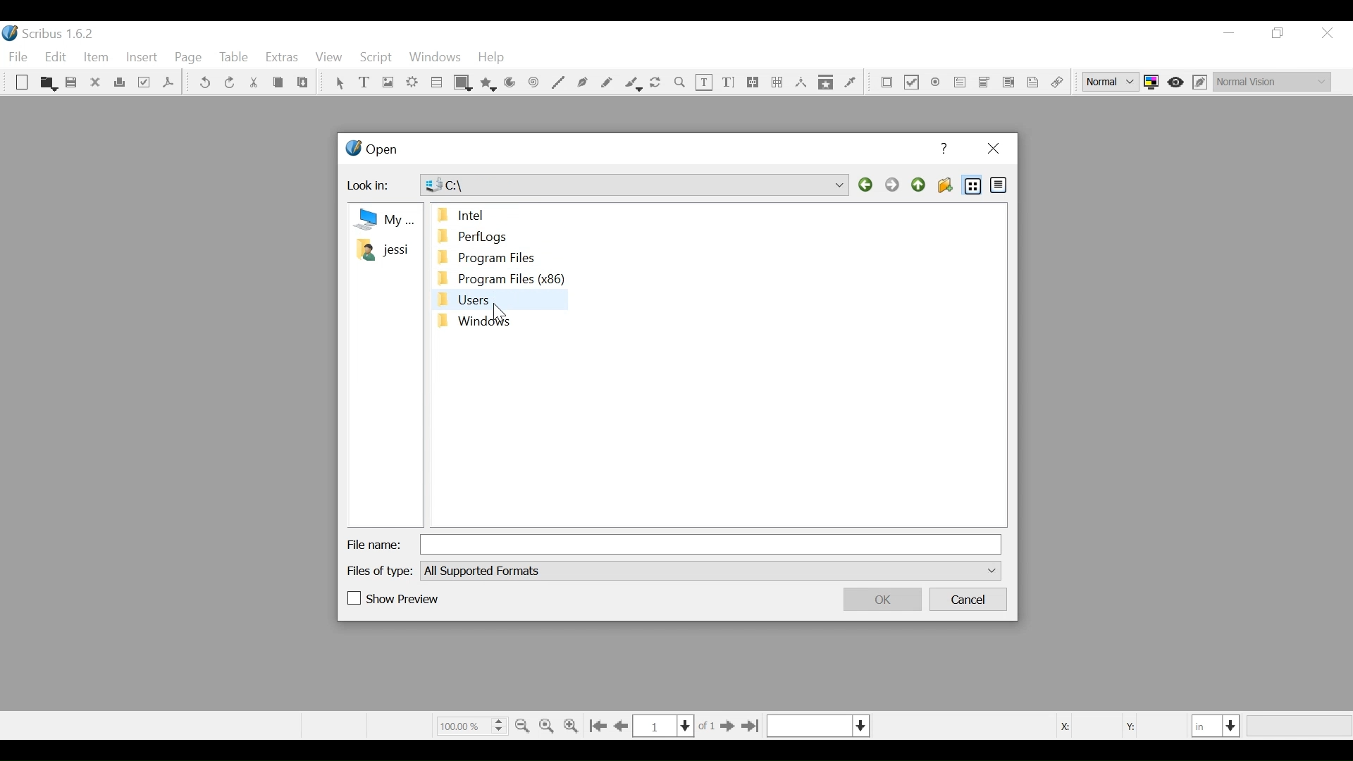 The image size is (1353, 761). What do you see at coordinates (328, 58) in the screenshot?
I see `View` at bounding box center [328, 58].